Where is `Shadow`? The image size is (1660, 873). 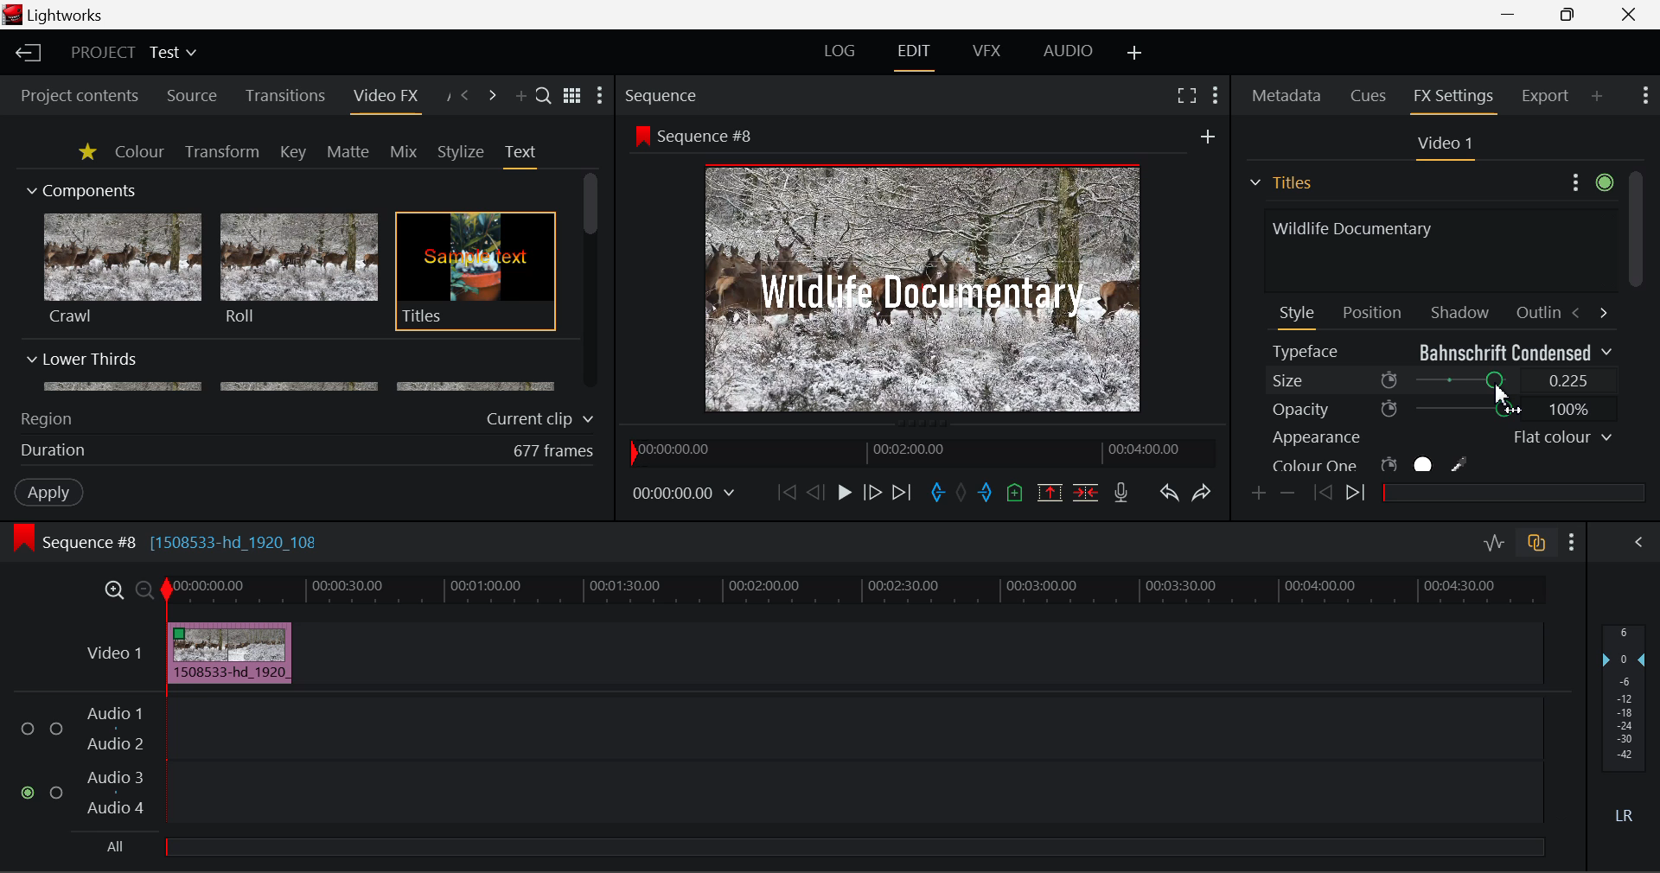
Shadow is located at coordinates (1461, 309).